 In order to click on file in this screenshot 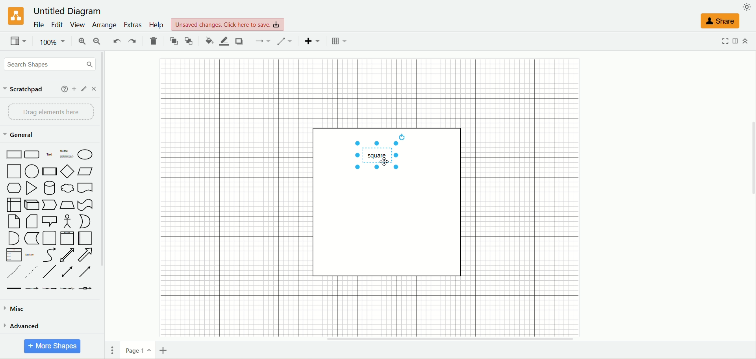, I will do `click(39, 25)`.